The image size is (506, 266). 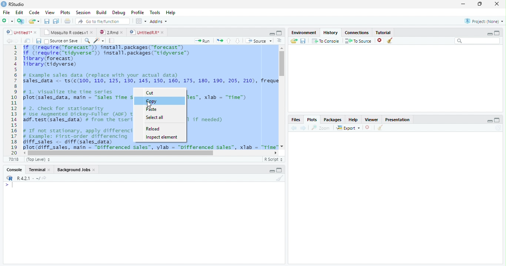 I want to click on RStudio, so click(x=14, y=4).